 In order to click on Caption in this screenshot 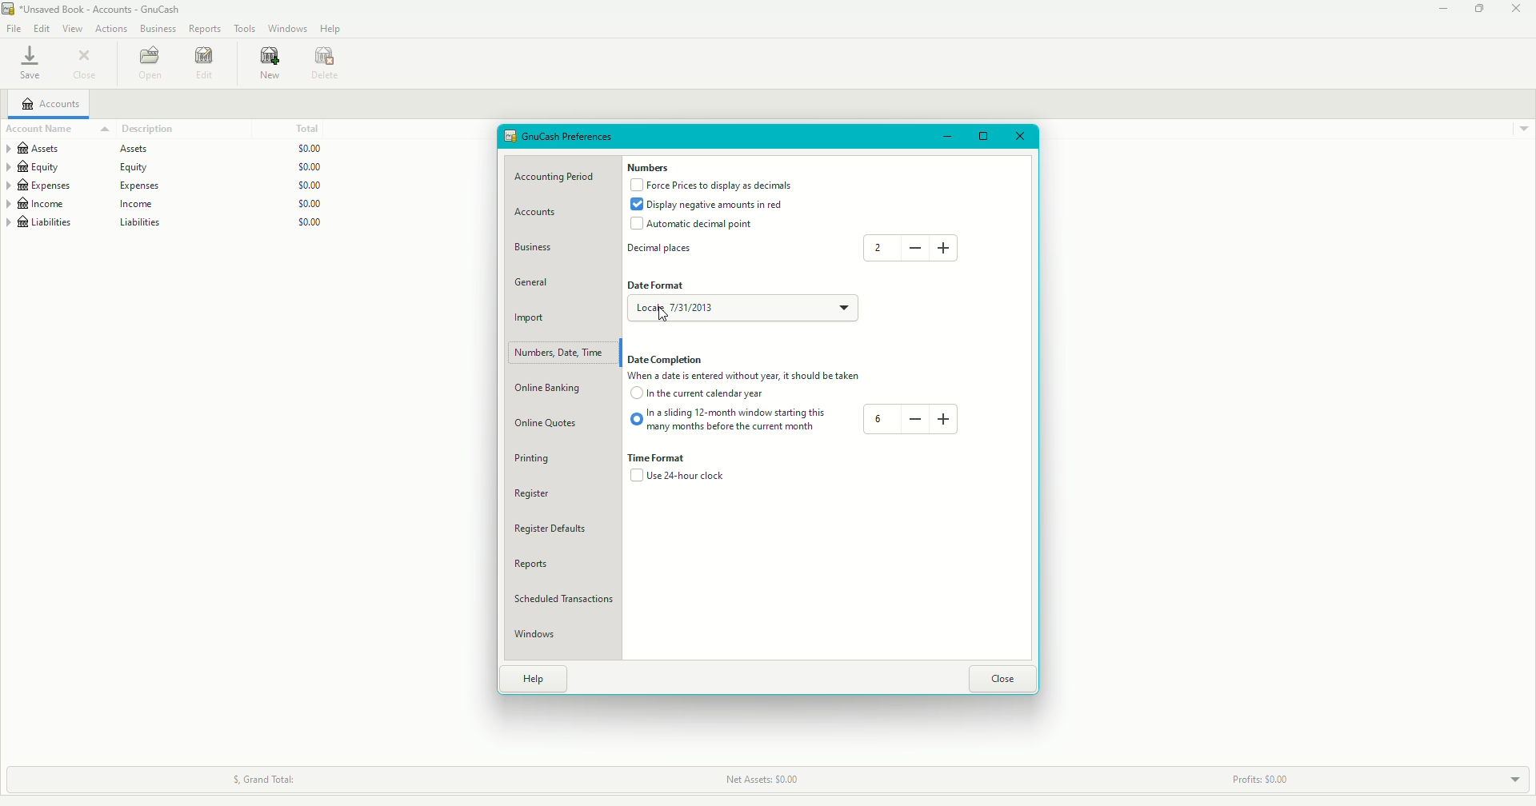, I will do `click(755, 377)`.